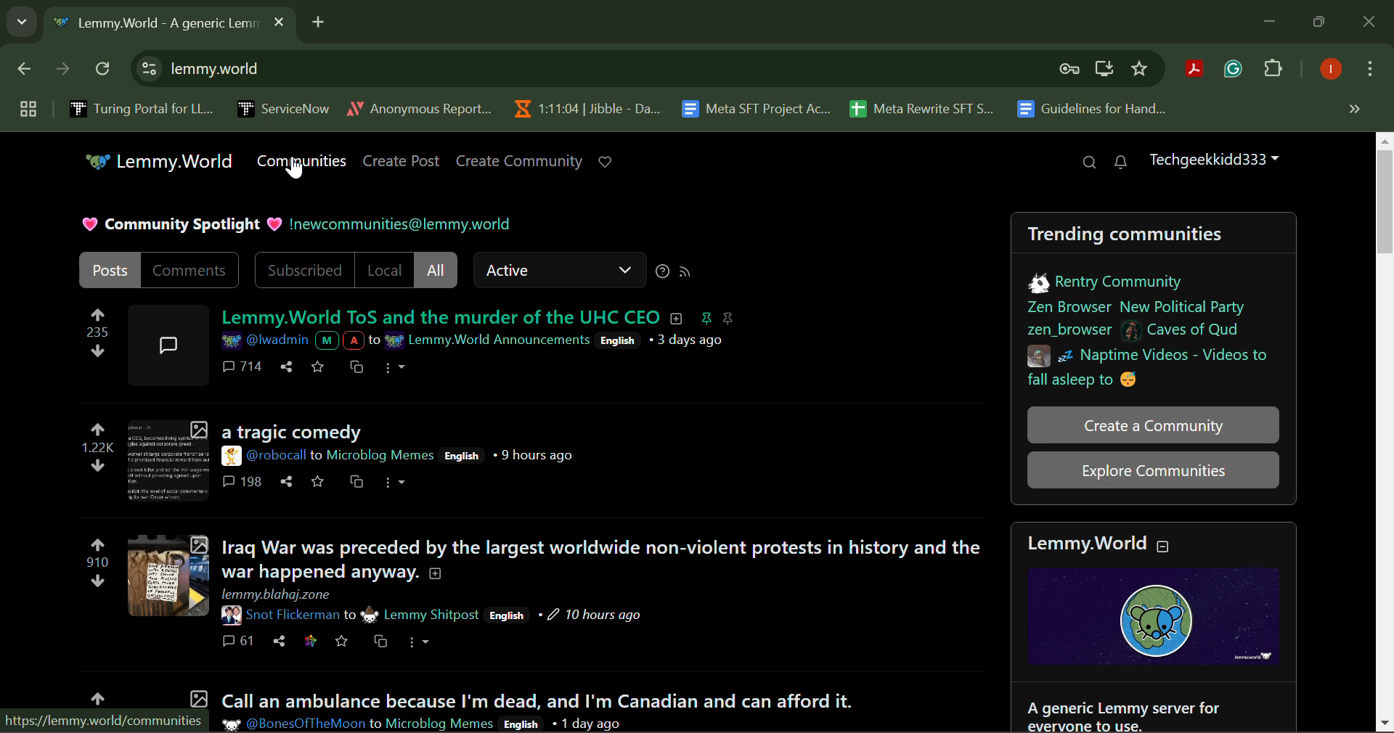  I want to click on English, so click(460, 455).